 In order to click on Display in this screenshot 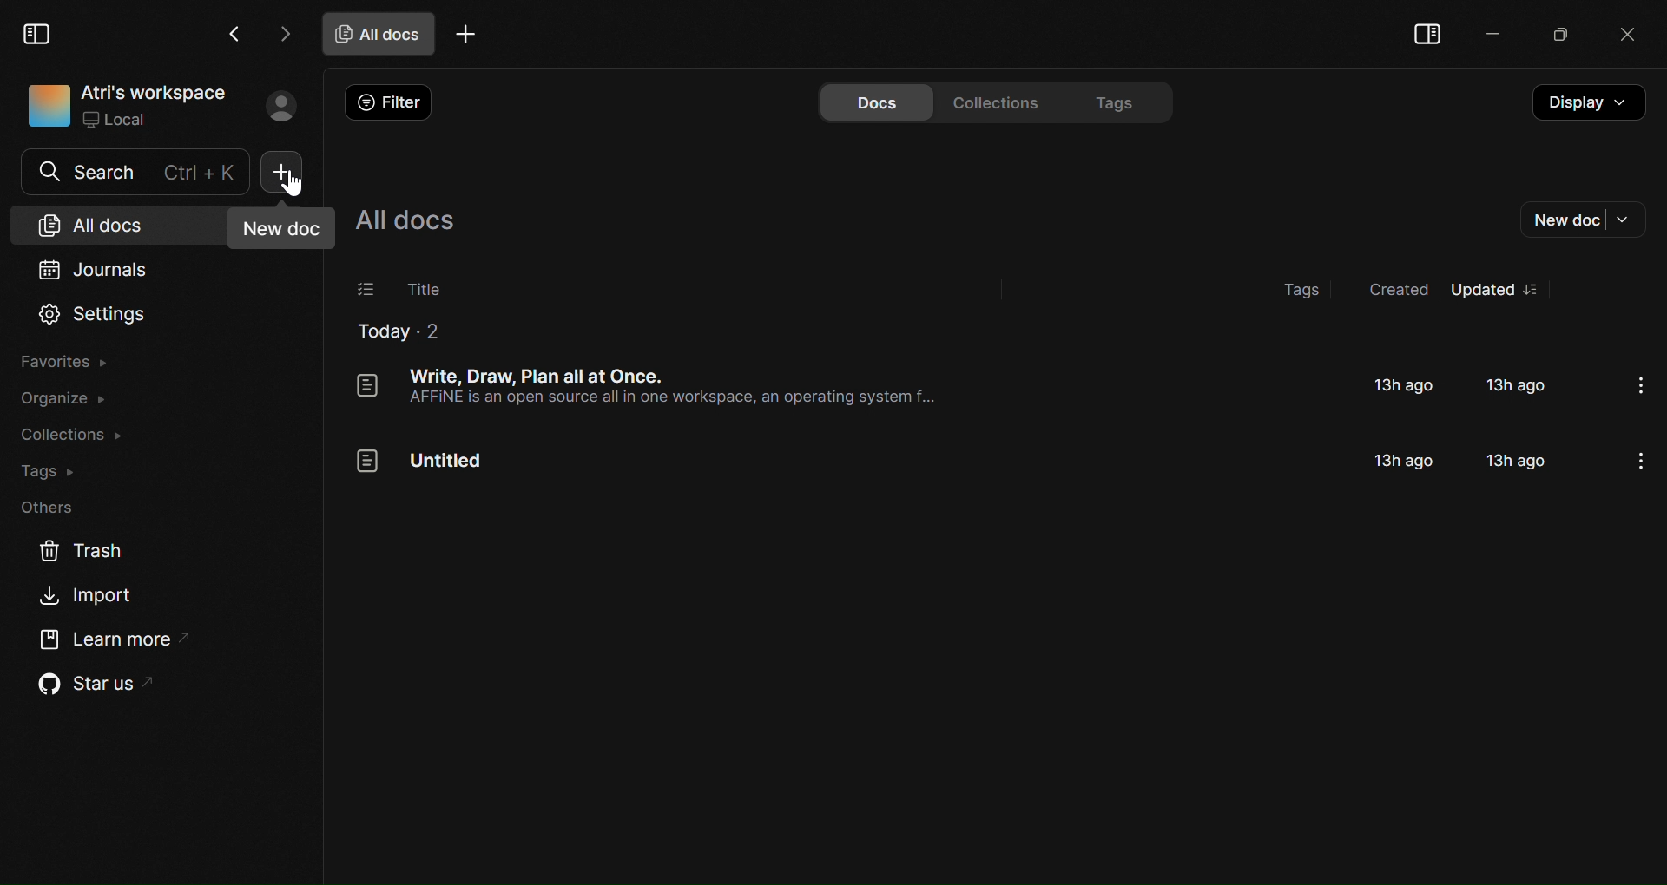, I will do `click(1586, 102)`.